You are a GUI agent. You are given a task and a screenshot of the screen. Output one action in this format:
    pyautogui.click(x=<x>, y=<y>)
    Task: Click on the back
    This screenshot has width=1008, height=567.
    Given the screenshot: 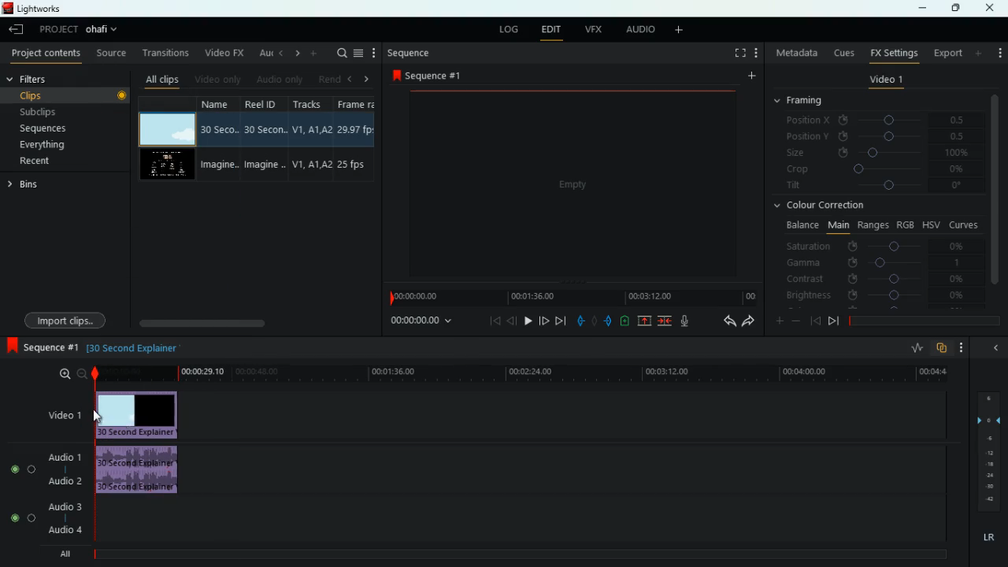 What is the action you would take?
    pyautogui.click(x=512, y=321)
    